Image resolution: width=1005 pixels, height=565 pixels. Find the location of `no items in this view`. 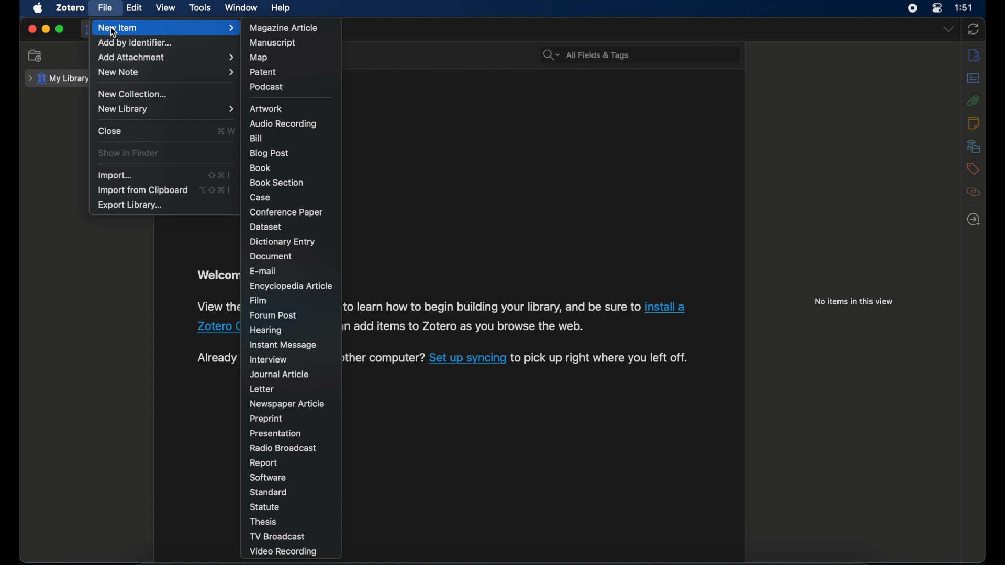

no items in this view is located at coordinates (854, 301).